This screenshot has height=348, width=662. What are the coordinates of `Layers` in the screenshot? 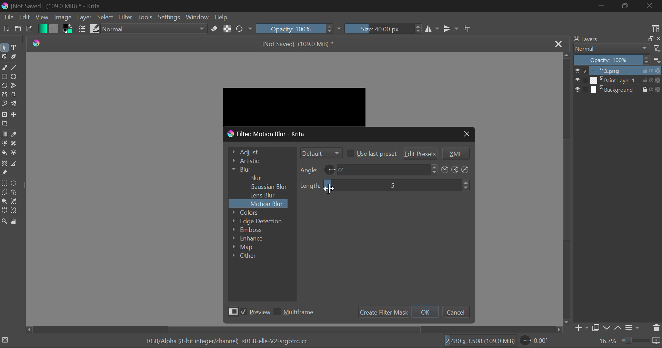 It's located at (615, 39).